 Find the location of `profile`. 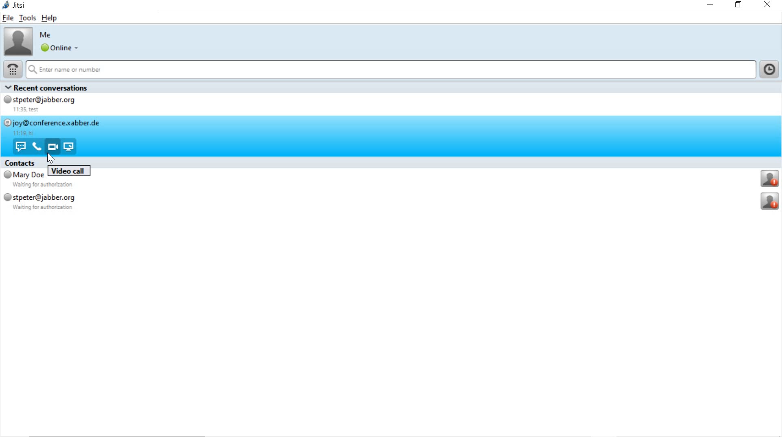

profile is located at coordinates (770, 179).